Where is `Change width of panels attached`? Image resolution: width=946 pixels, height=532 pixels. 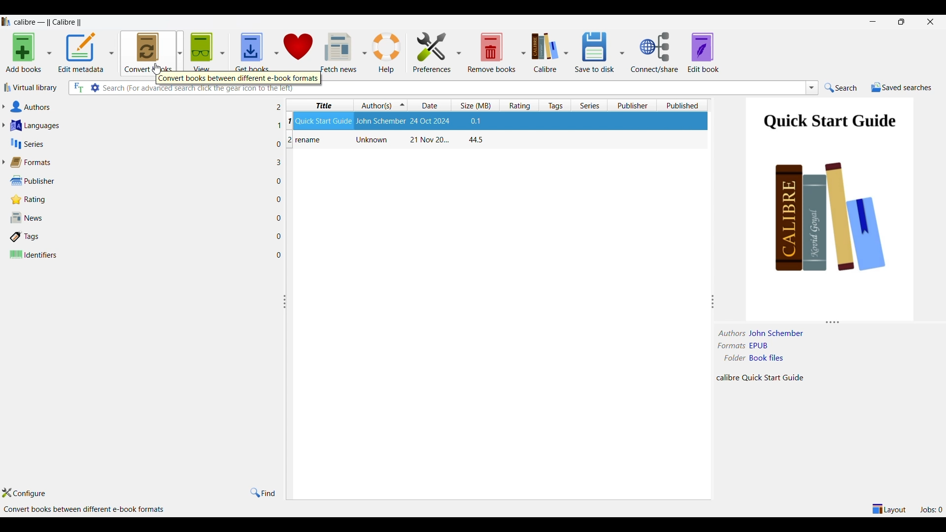
Change width of panels attached is located at coordinates (709, 286).